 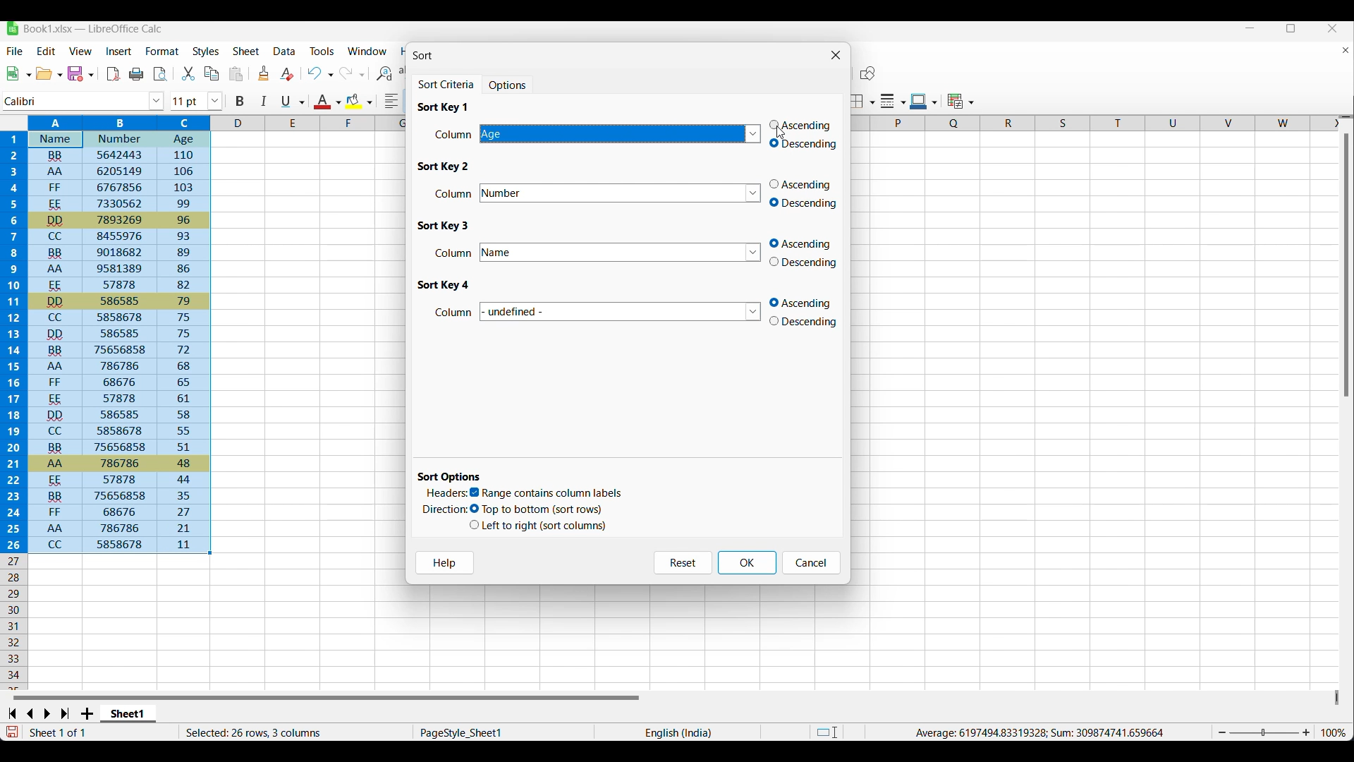 I want to click on Undo and undo options, so click(x=320, y=73).